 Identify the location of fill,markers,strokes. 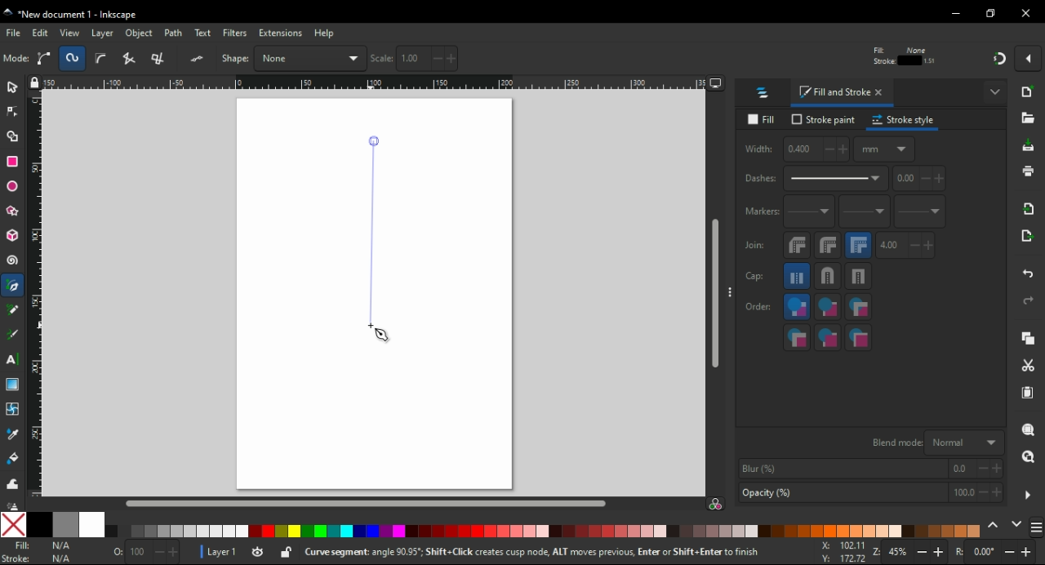
(858, 307).